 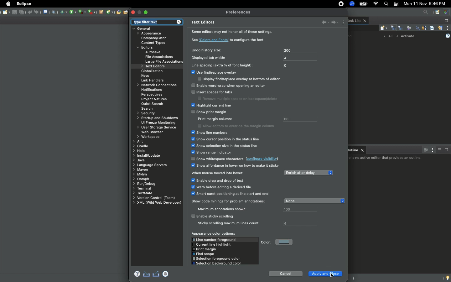 I want to click on Network connections, so click(x=155, y=85).